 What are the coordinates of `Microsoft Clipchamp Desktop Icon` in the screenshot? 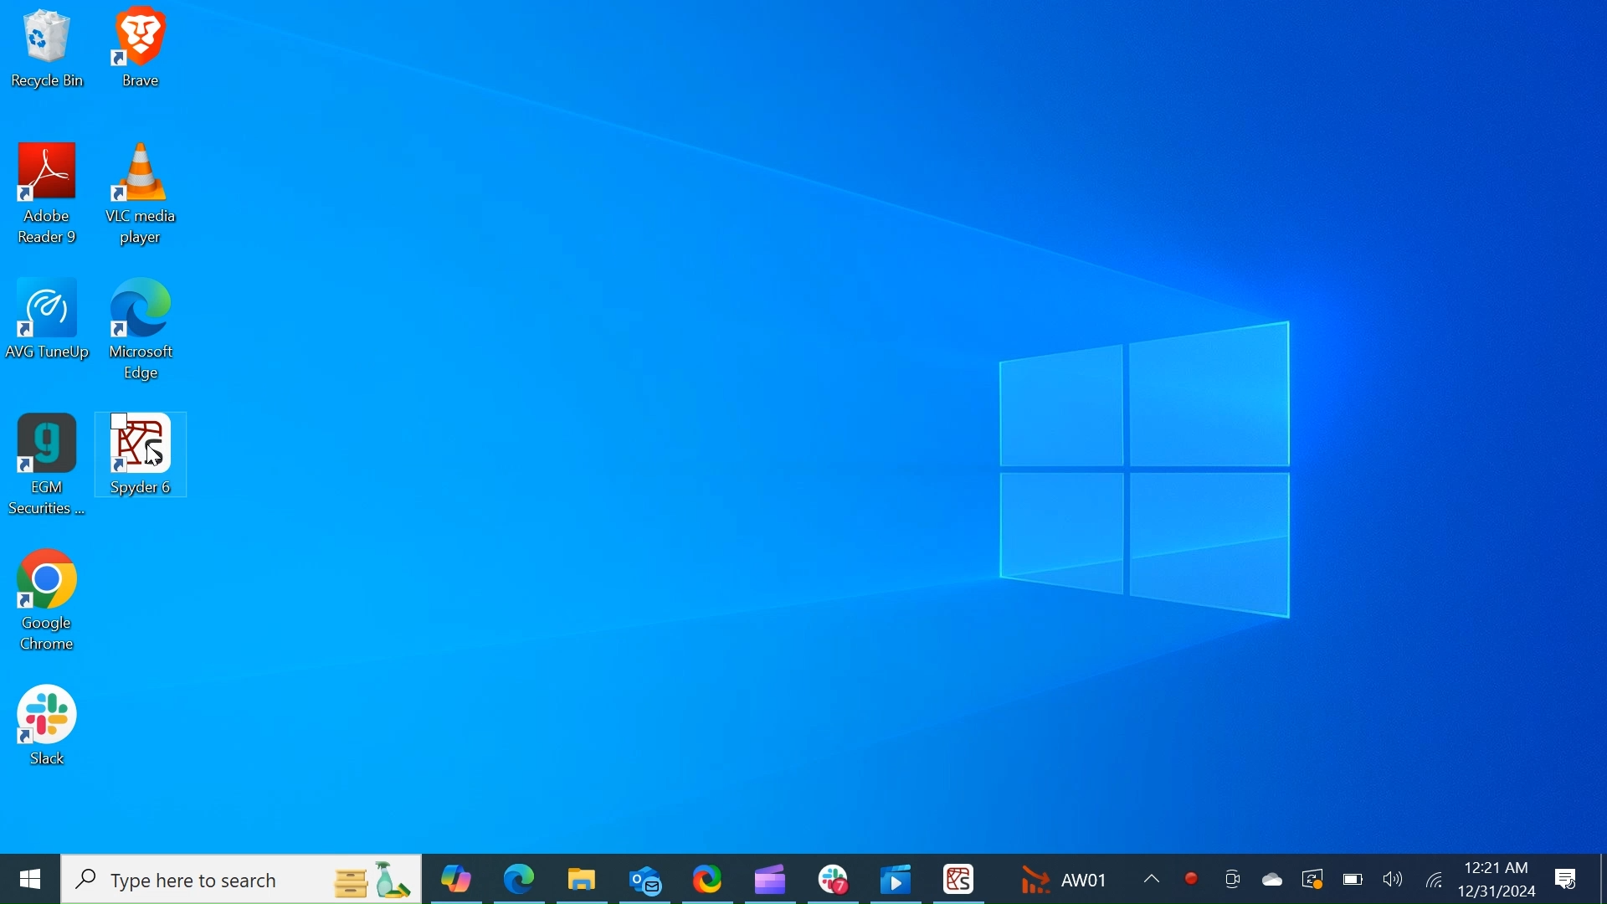 It's located at (772, 877).